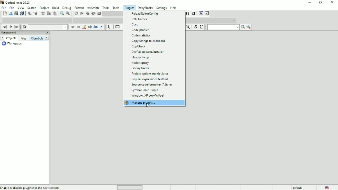 The width and height of the screenshot is (338, 190). I want to click on Restore down, so click(321, 2).